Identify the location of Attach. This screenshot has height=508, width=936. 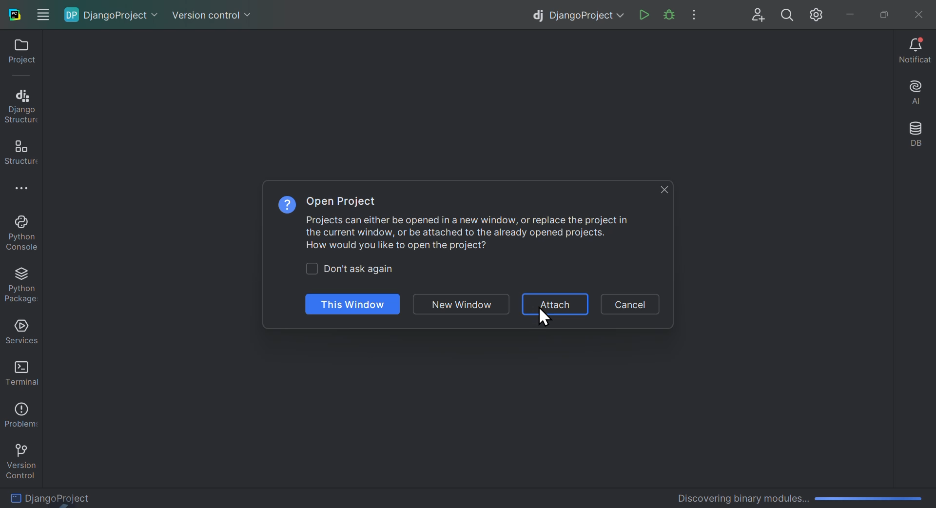
(556, 305).